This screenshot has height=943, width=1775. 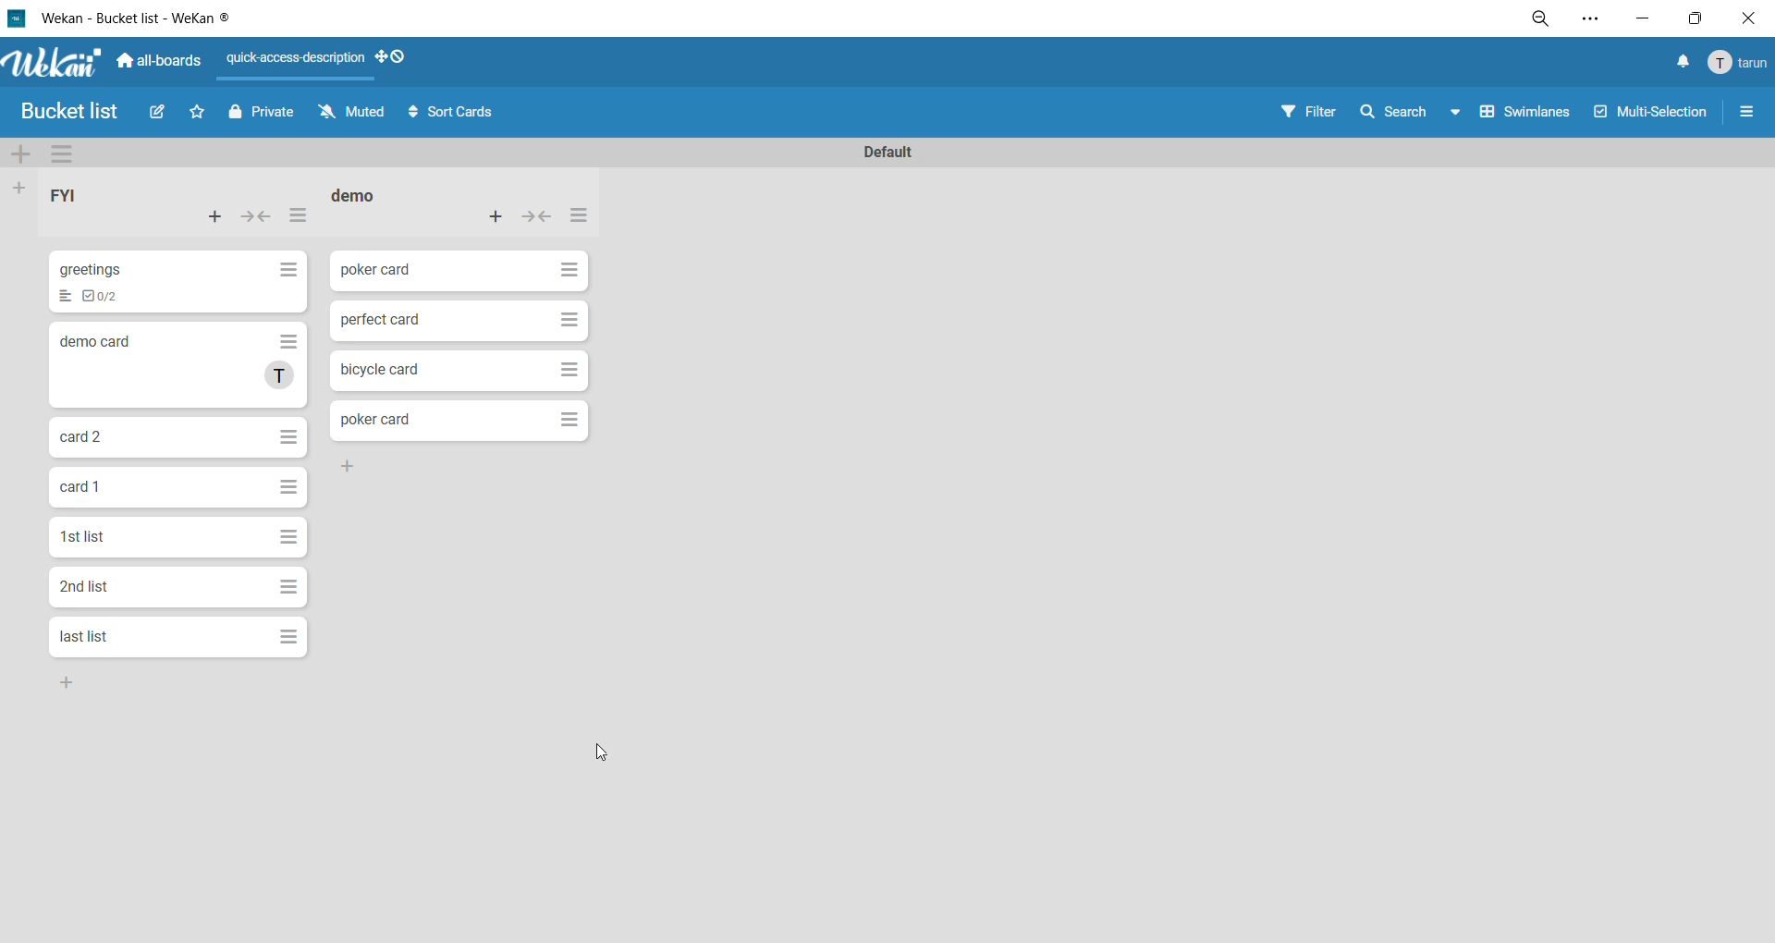 What do you see at coordinates (260, 217) in the screenshot?
I see `collapse` at bounding box center [260, 217].